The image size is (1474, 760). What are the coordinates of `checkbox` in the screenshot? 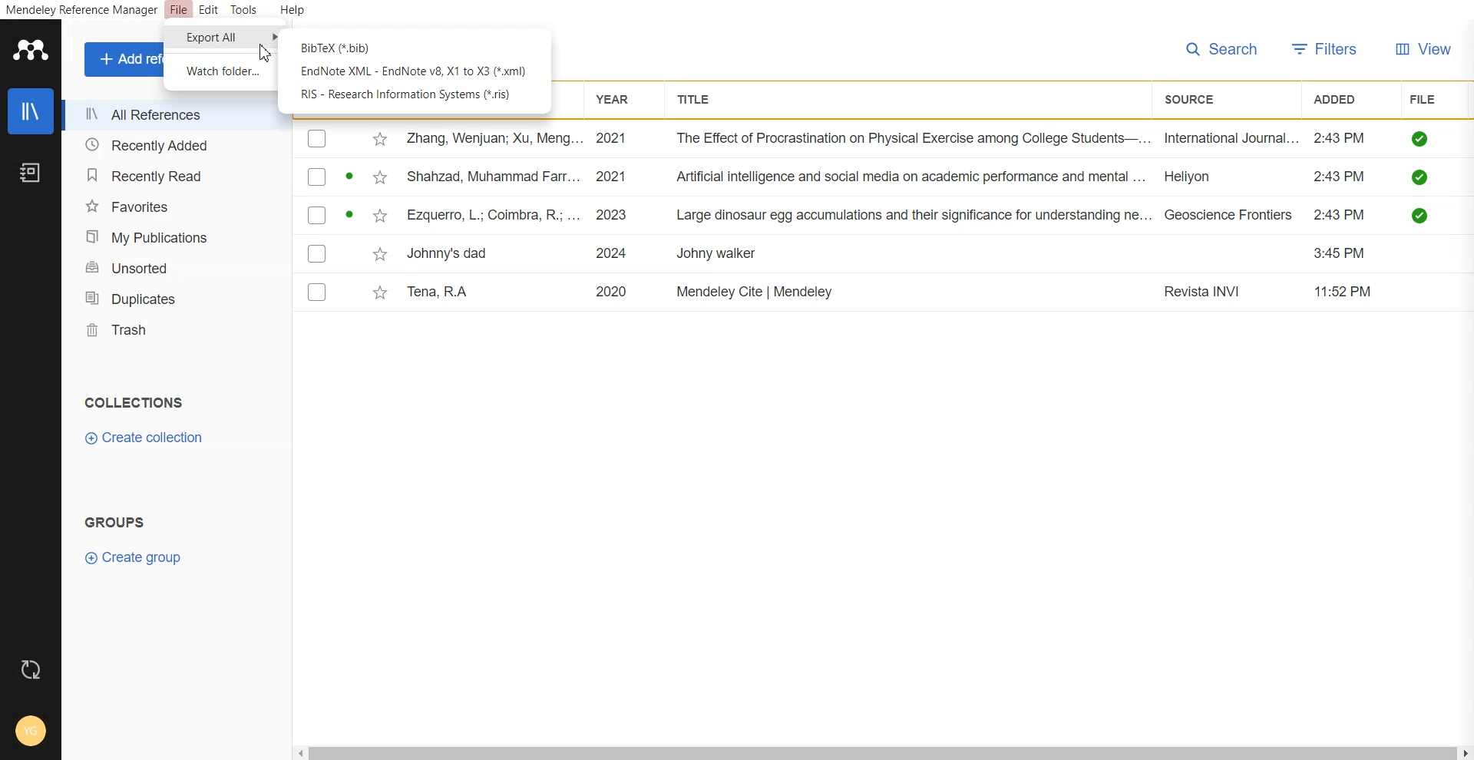 It's located at (317, 214).